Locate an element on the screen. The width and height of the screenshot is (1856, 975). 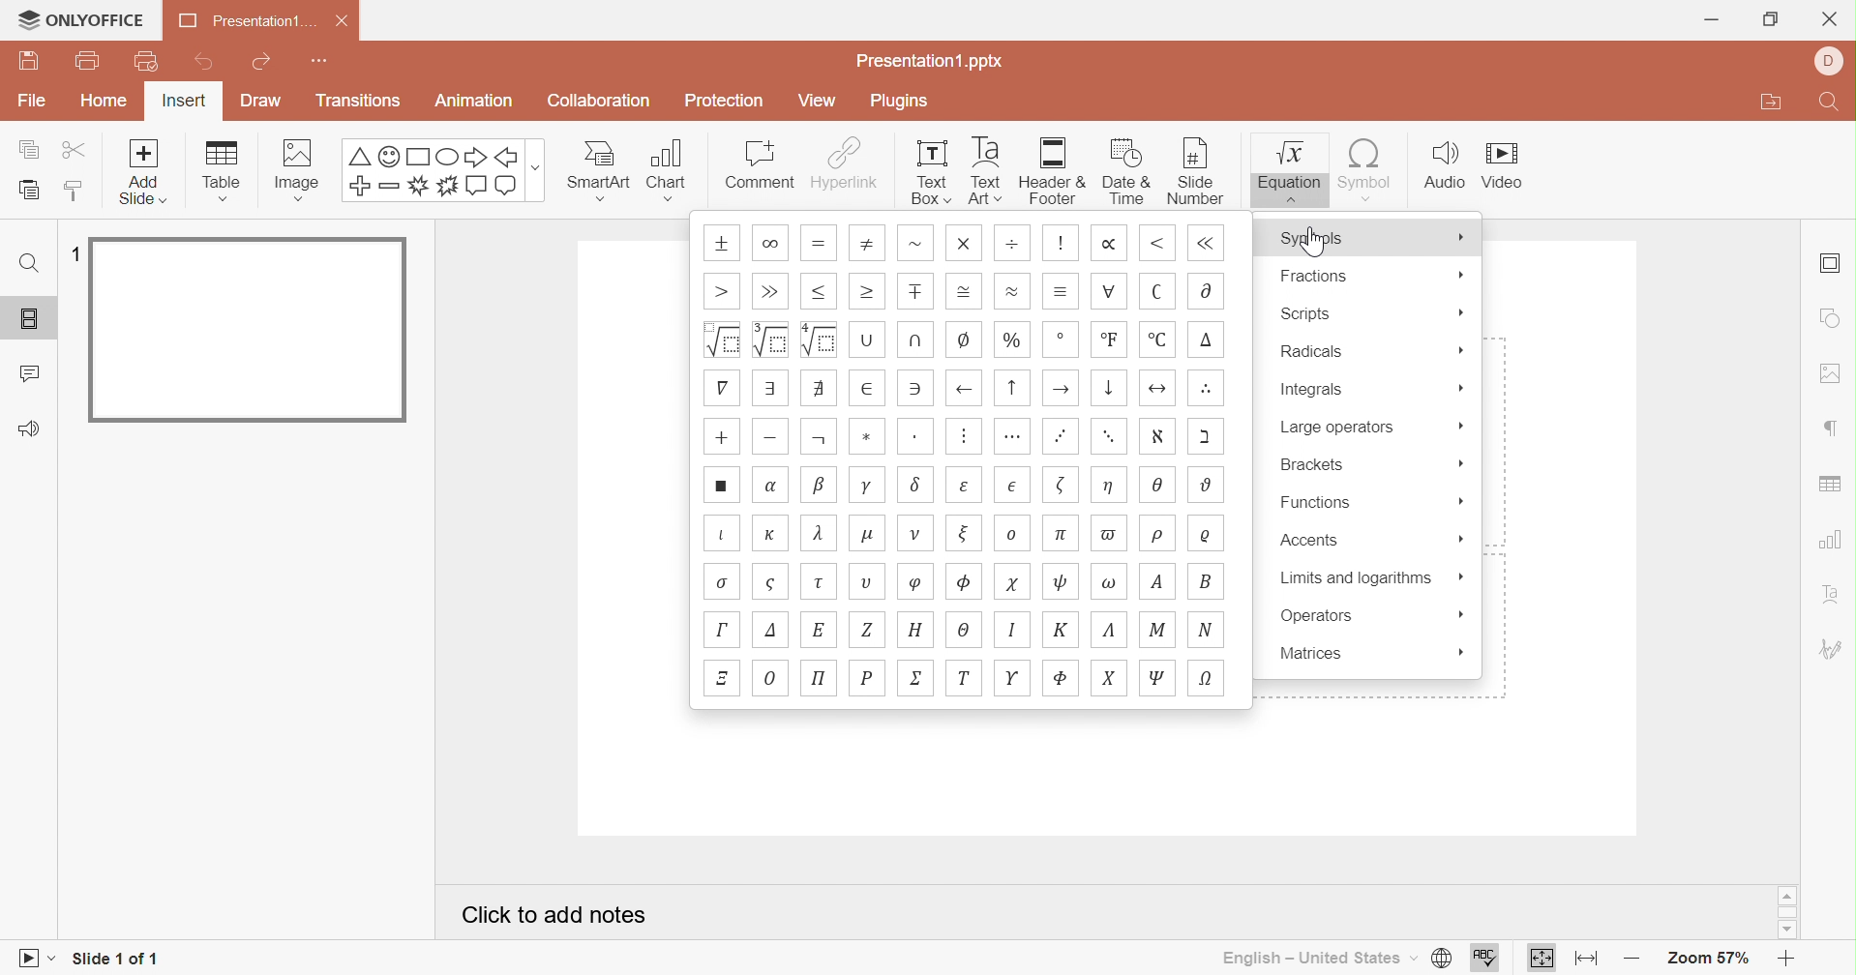
Smart Art is located at coordinates (599, 171).